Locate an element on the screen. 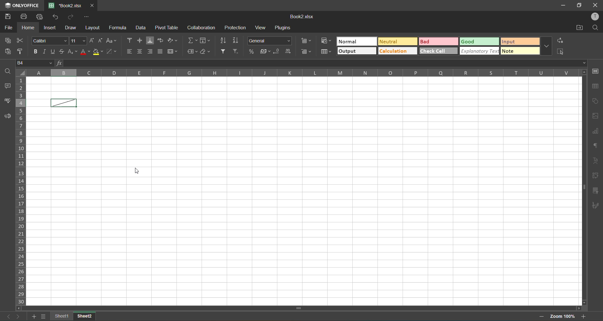  redo is located at coordinates (71, 17).